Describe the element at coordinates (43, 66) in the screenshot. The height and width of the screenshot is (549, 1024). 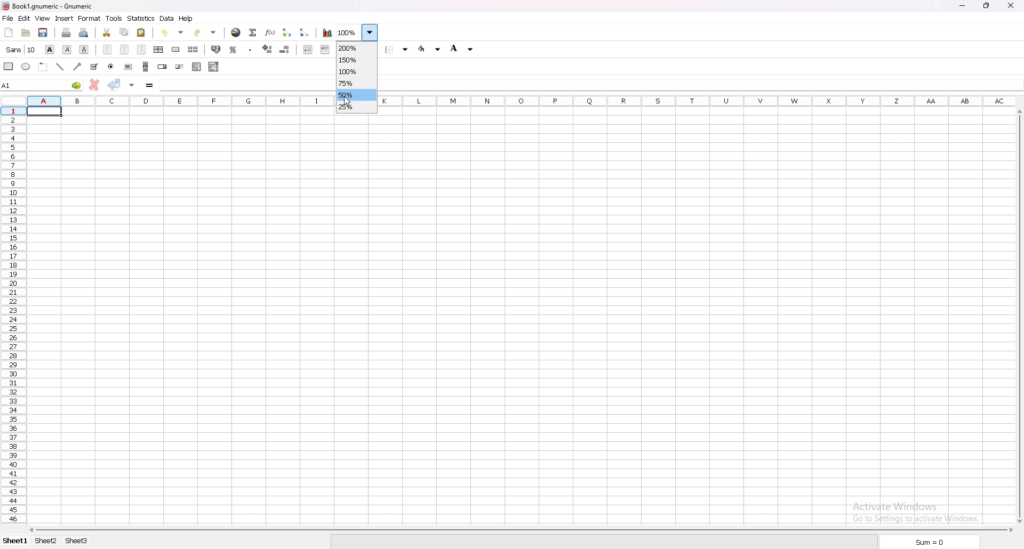
I see `frame` at that location.